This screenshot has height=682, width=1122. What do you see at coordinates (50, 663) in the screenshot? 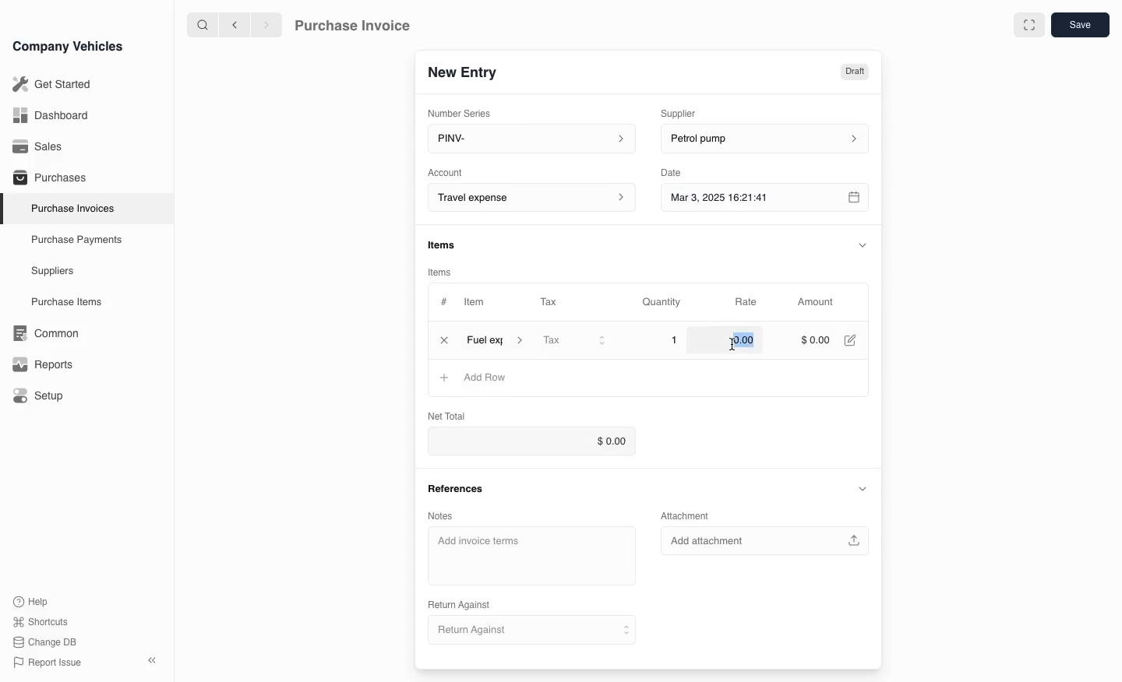
I see `Report issue` at bounding box center [50, 663].